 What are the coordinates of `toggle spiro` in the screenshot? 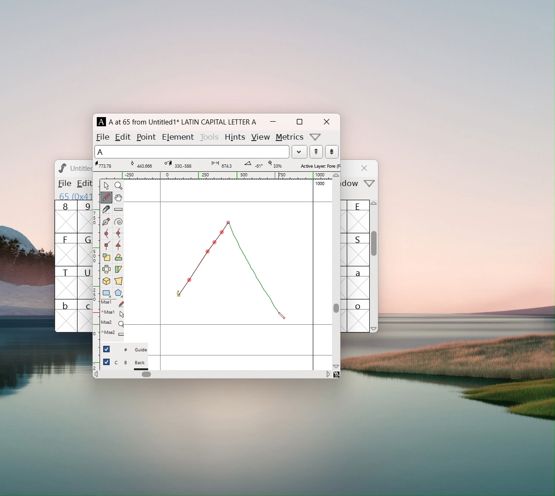 It's located at (118, 222).